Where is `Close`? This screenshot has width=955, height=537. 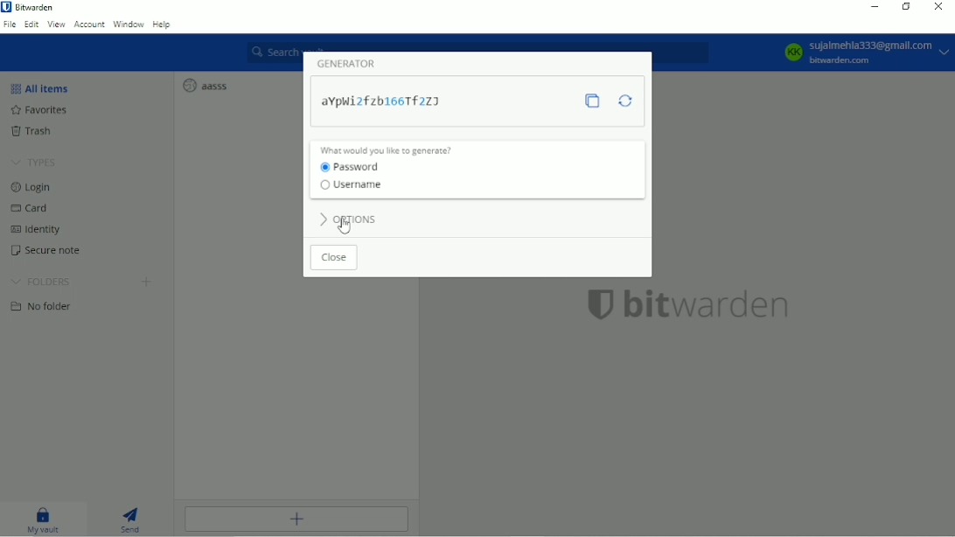 Close is located at coordinates (333, 259).